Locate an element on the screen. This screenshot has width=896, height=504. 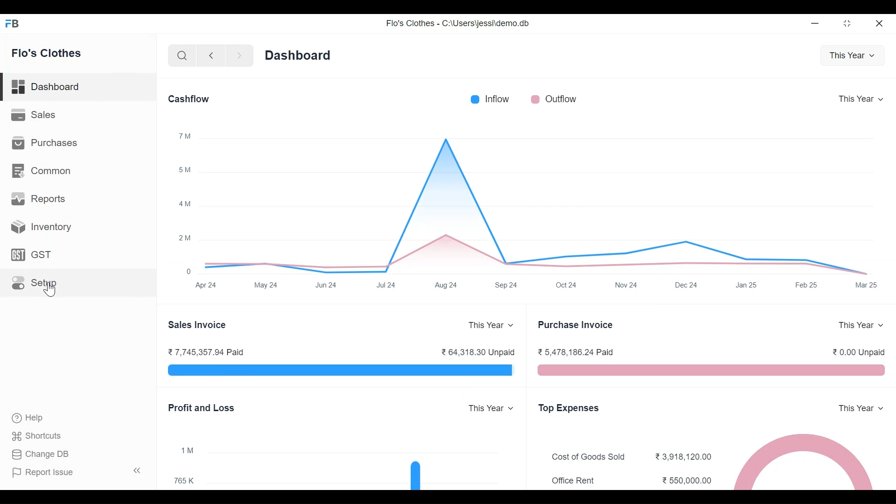
Help is located at coordinates (37, 419).